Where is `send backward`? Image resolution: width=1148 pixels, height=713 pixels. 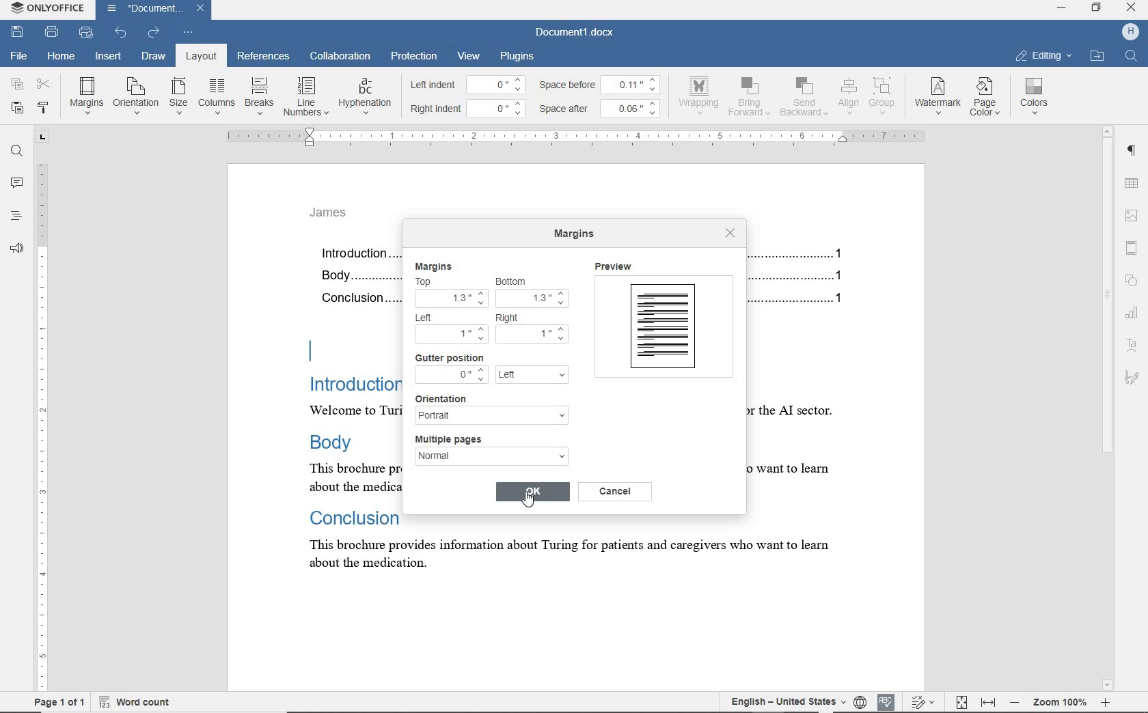
send backward is located at coordinates (804, 98).